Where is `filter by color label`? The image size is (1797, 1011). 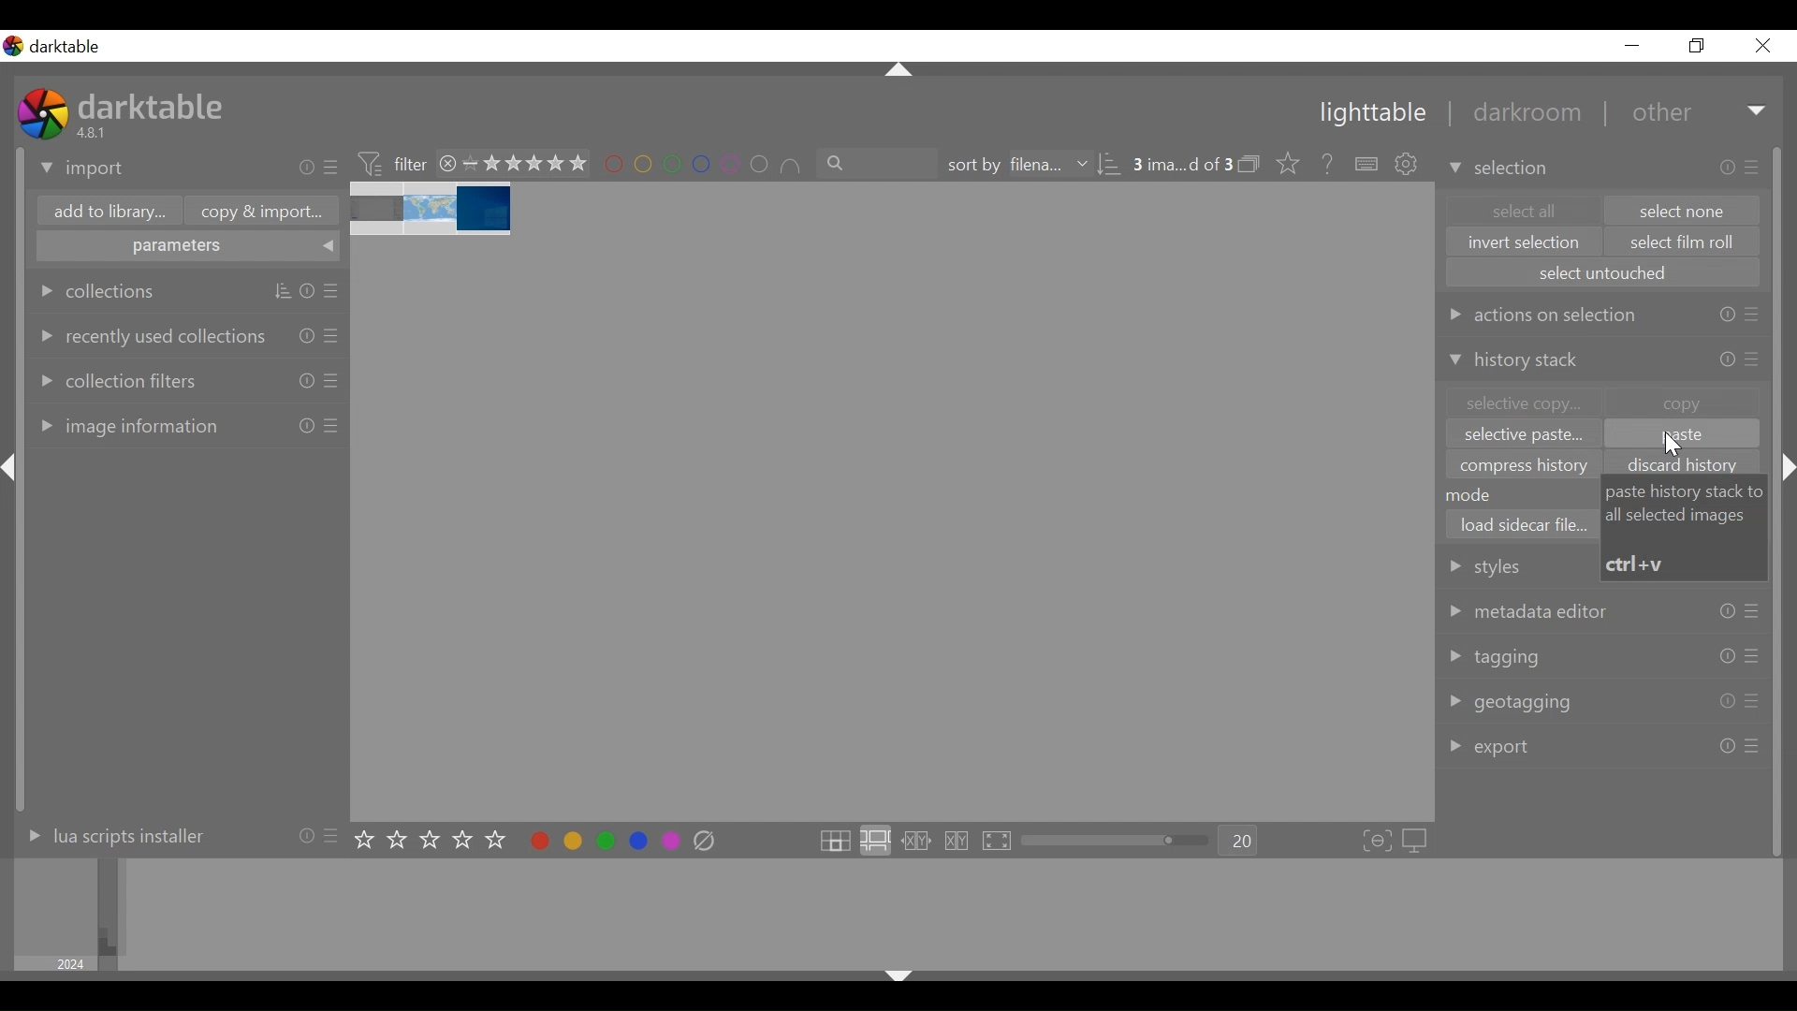
filter by color label is located at coordinates (704, 166).